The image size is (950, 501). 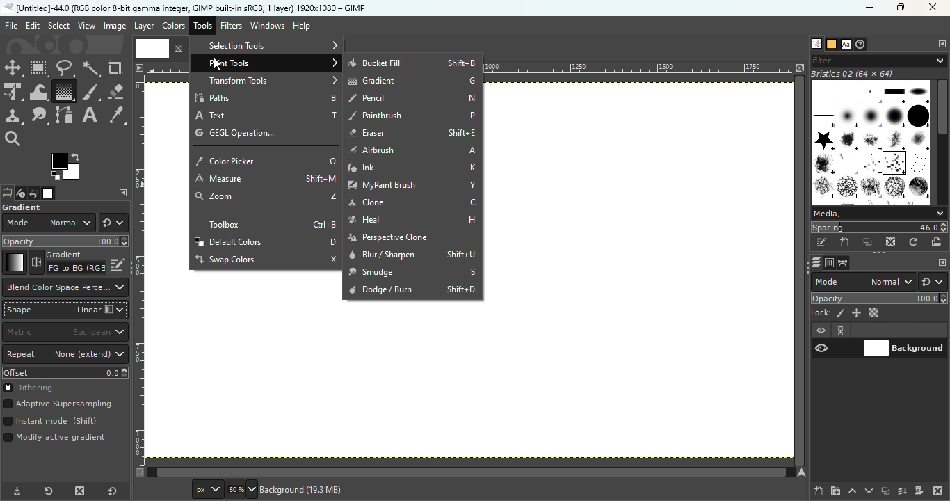 I want to click on View, so click(x=87, y=26).